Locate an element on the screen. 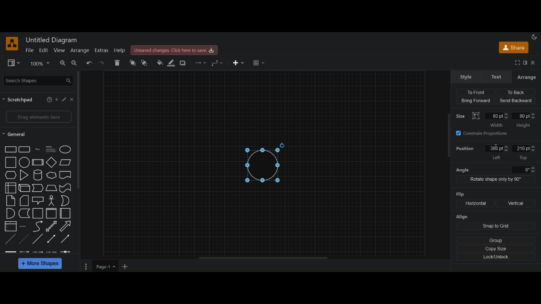 The image size is (541, 304). lock/unlock is located at coordinates (497, 257).